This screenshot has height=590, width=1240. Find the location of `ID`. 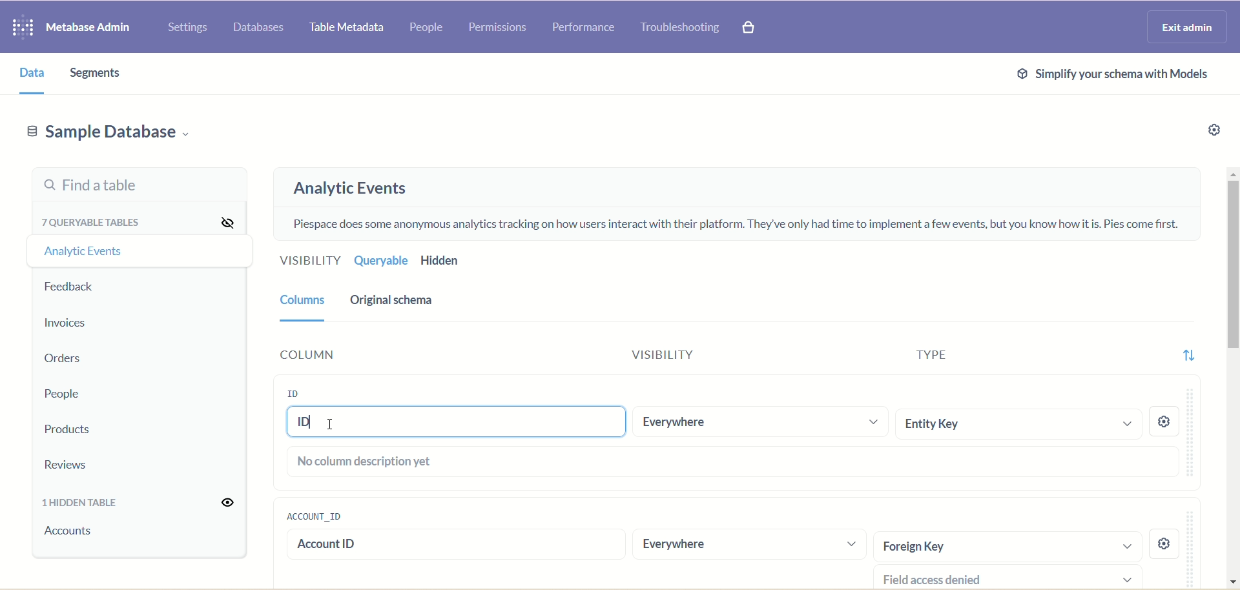

ID is located at coordinates (455, 422).